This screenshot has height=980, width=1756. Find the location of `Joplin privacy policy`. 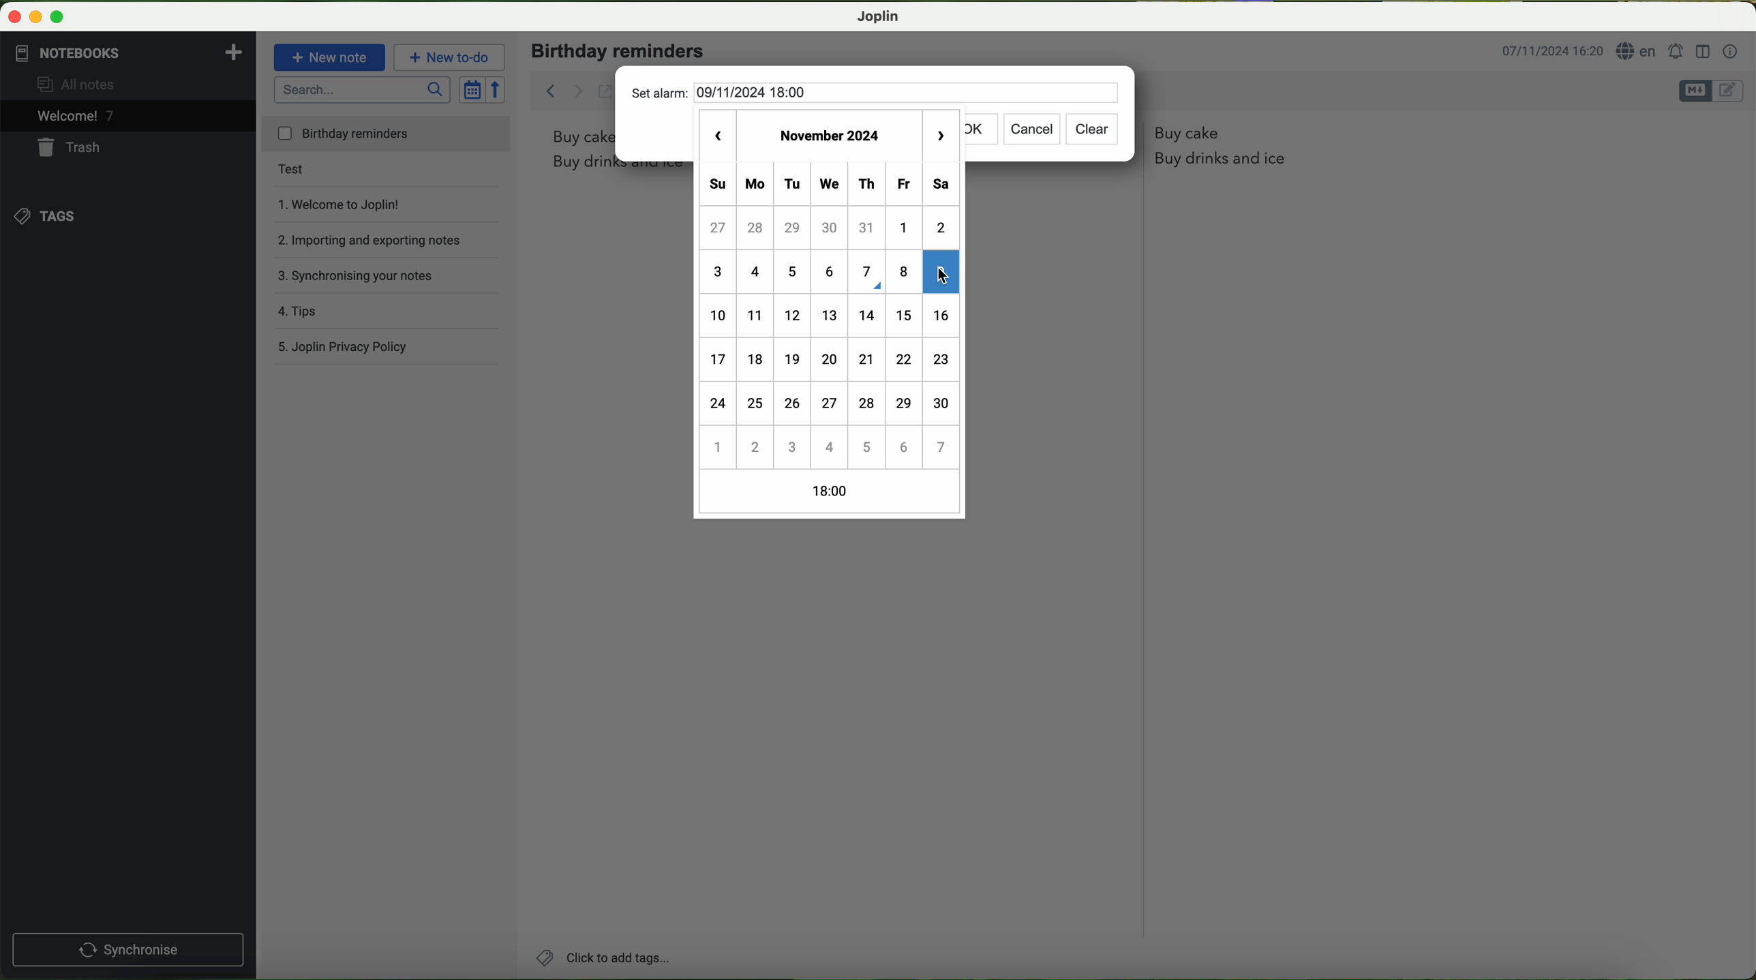

Joplin privacy policy is located at coordinates (344, 343).